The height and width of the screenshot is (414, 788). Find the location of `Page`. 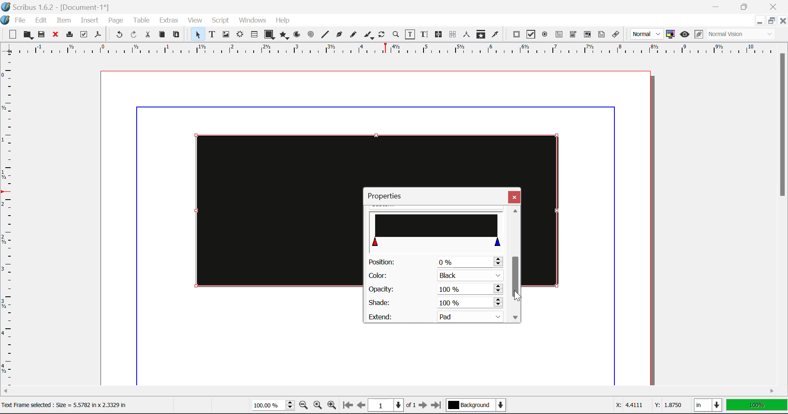

Page is located at coordinates (115, 21).